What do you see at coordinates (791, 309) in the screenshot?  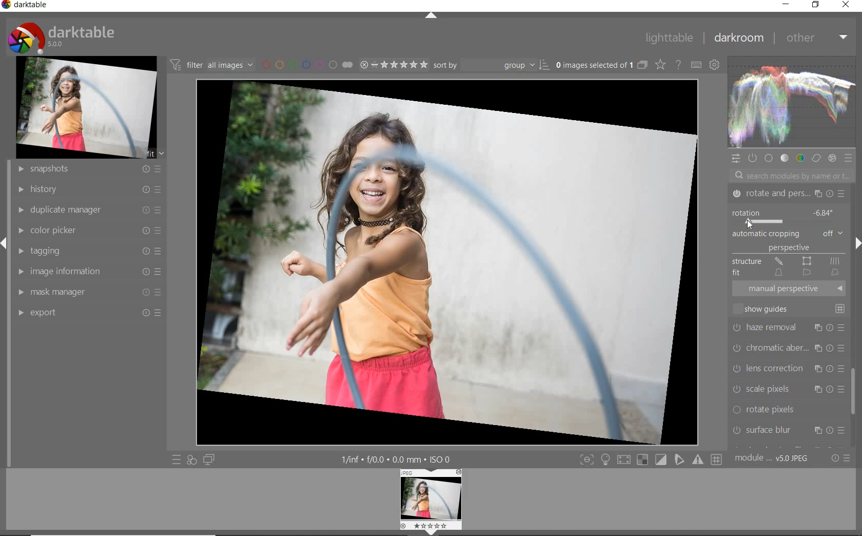 I see `SHOW GUIDES` at bounding box center [791, 309].